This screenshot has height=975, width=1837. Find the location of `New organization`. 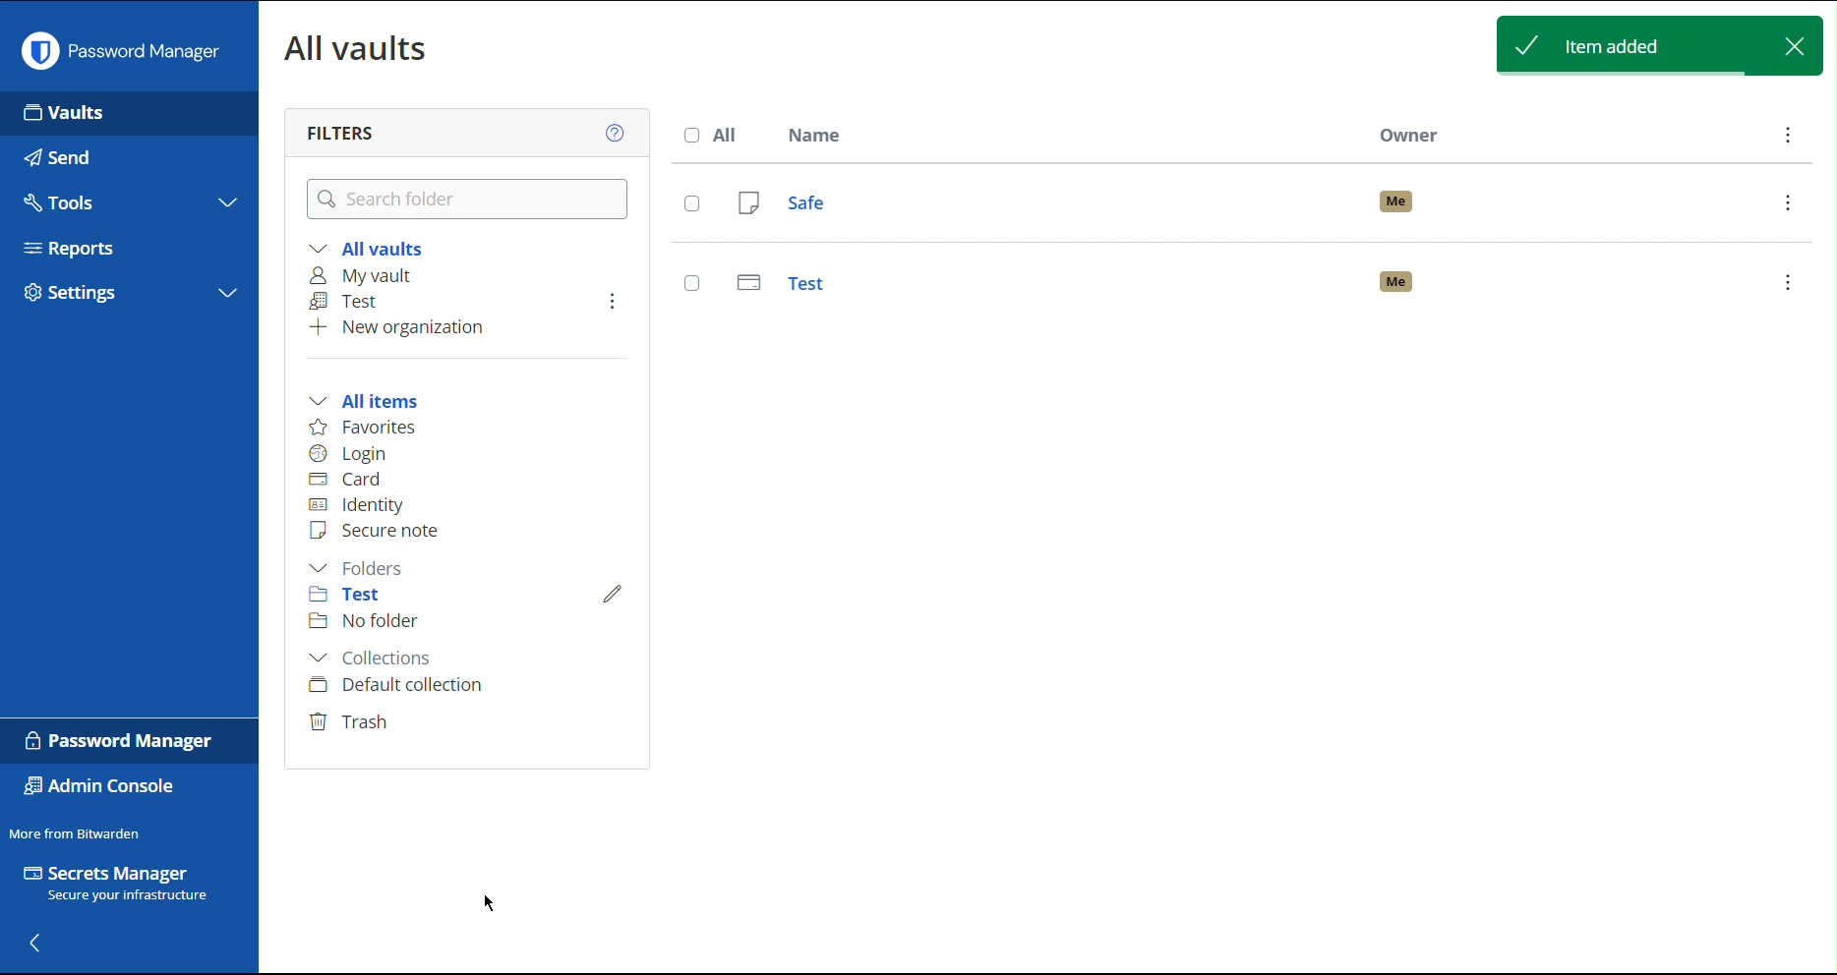

New organization is located at coordinates (392, 326).